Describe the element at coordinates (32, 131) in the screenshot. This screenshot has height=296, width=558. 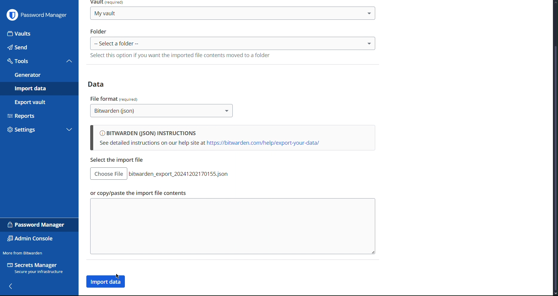
I see `Settings` at that location.